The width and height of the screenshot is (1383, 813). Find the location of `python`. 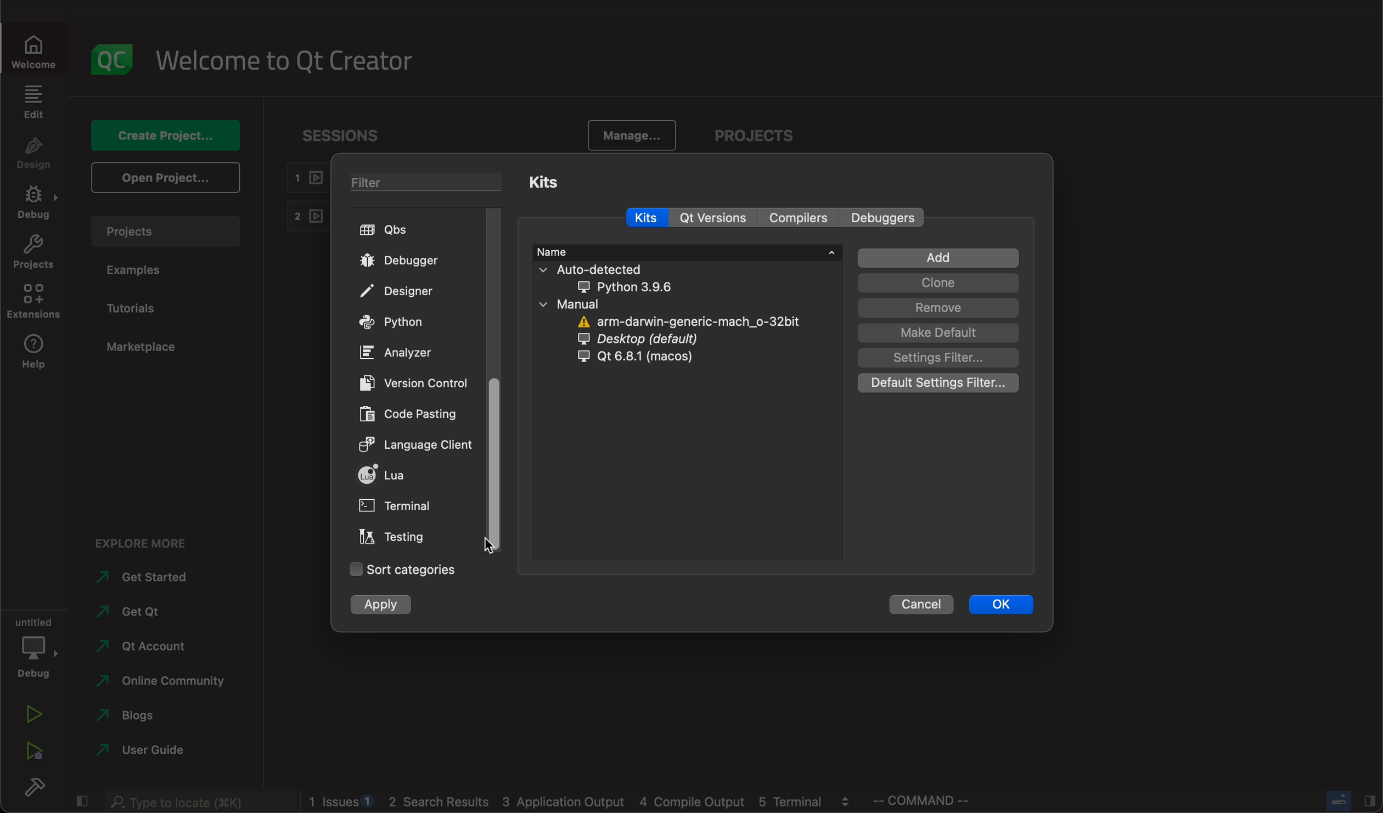

python is located at coordinates (399, 322).